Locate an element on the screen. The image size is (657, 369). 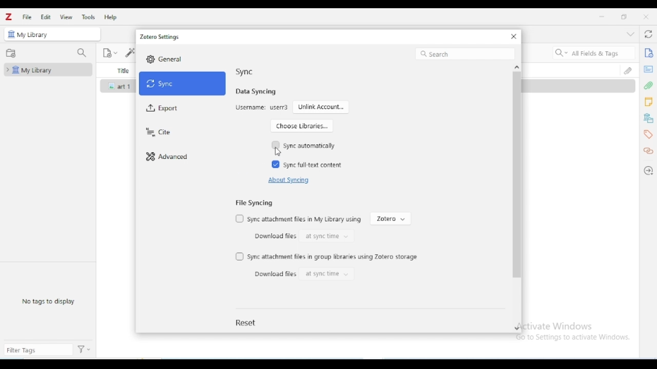
advanced is located at coordinates (167, 157).